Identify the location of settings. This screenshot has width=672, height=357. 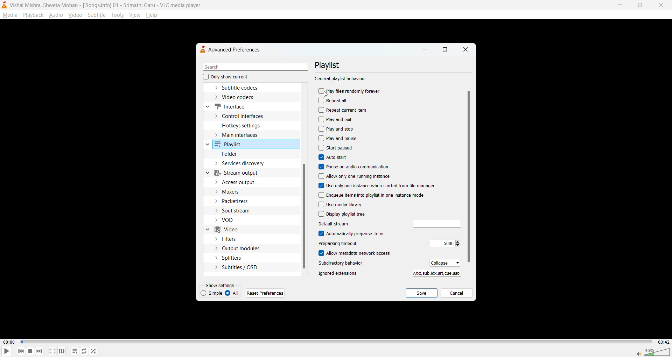
(62, 351).